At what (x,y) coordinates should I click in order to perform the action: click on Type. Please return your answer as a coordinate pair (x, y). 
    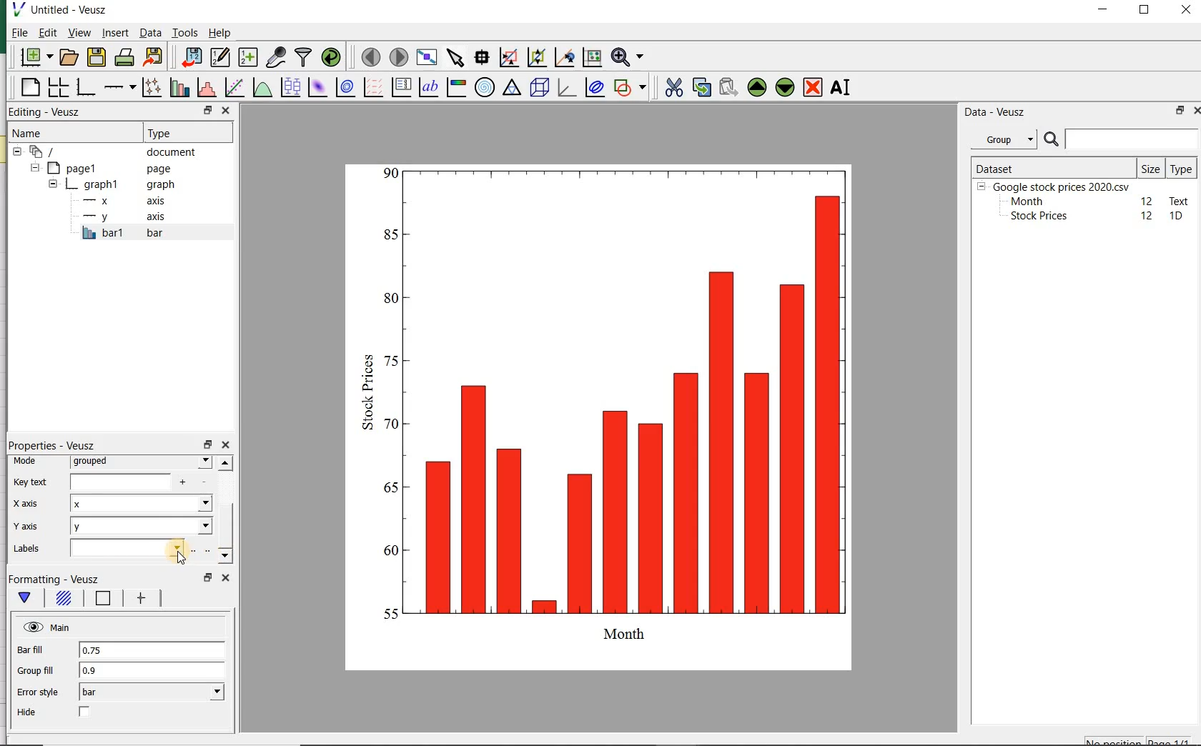
    Looking at the image, I should click on (178, 131).